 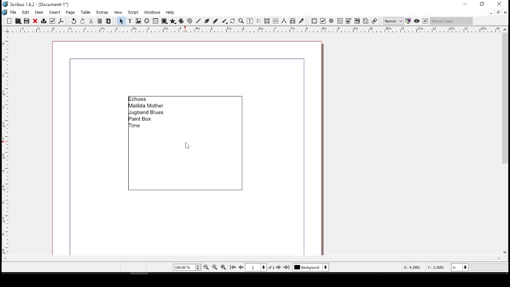 I want to click on table, so click(x=87, y=12).